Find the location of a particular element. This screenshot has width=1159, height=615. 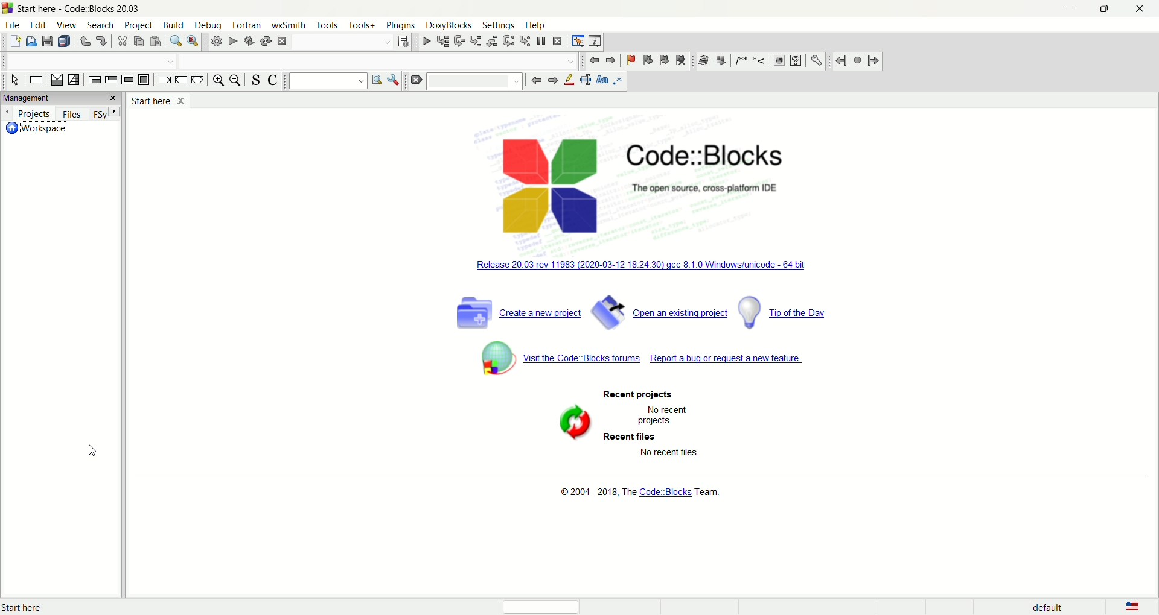

break debugger is located at coordinates (541, 41).